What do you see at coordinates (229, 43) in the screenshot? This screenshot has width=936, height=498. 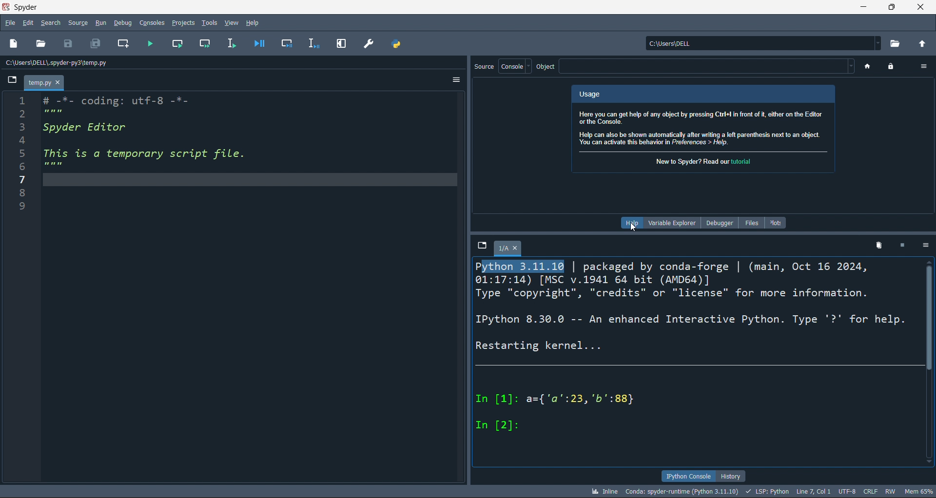 I see `run line` at bounding box center [229, 43].